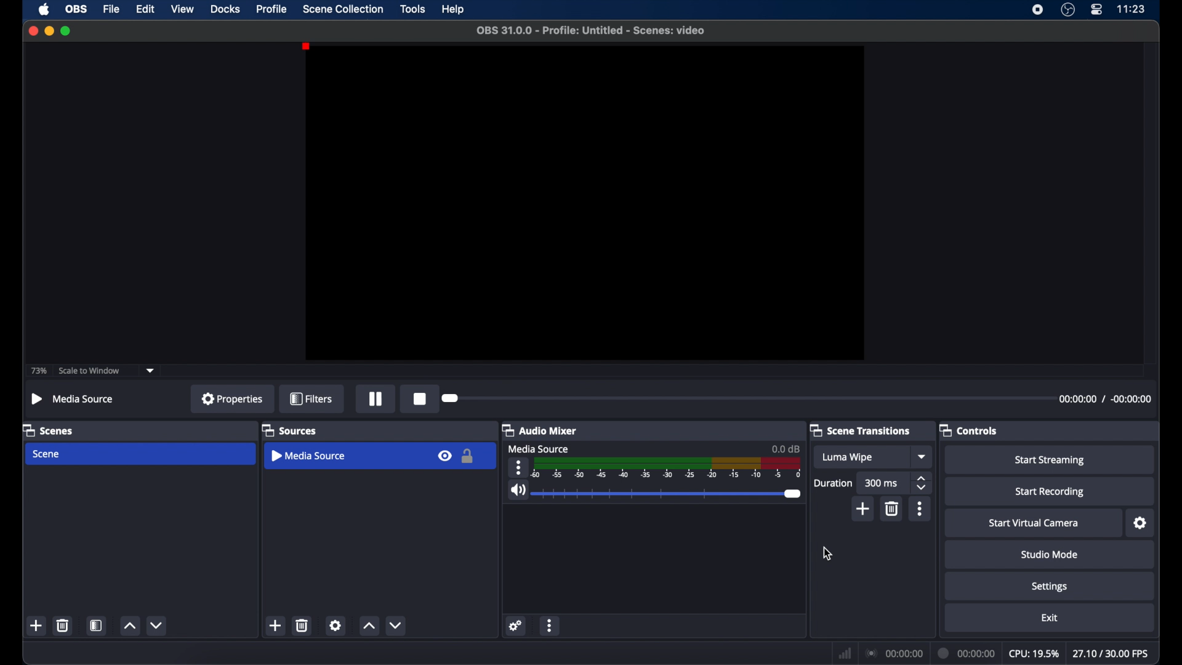  What do you see at coordinates (451, 398) in the screenshot?
I see `slider` at bounding box center [451, 398].